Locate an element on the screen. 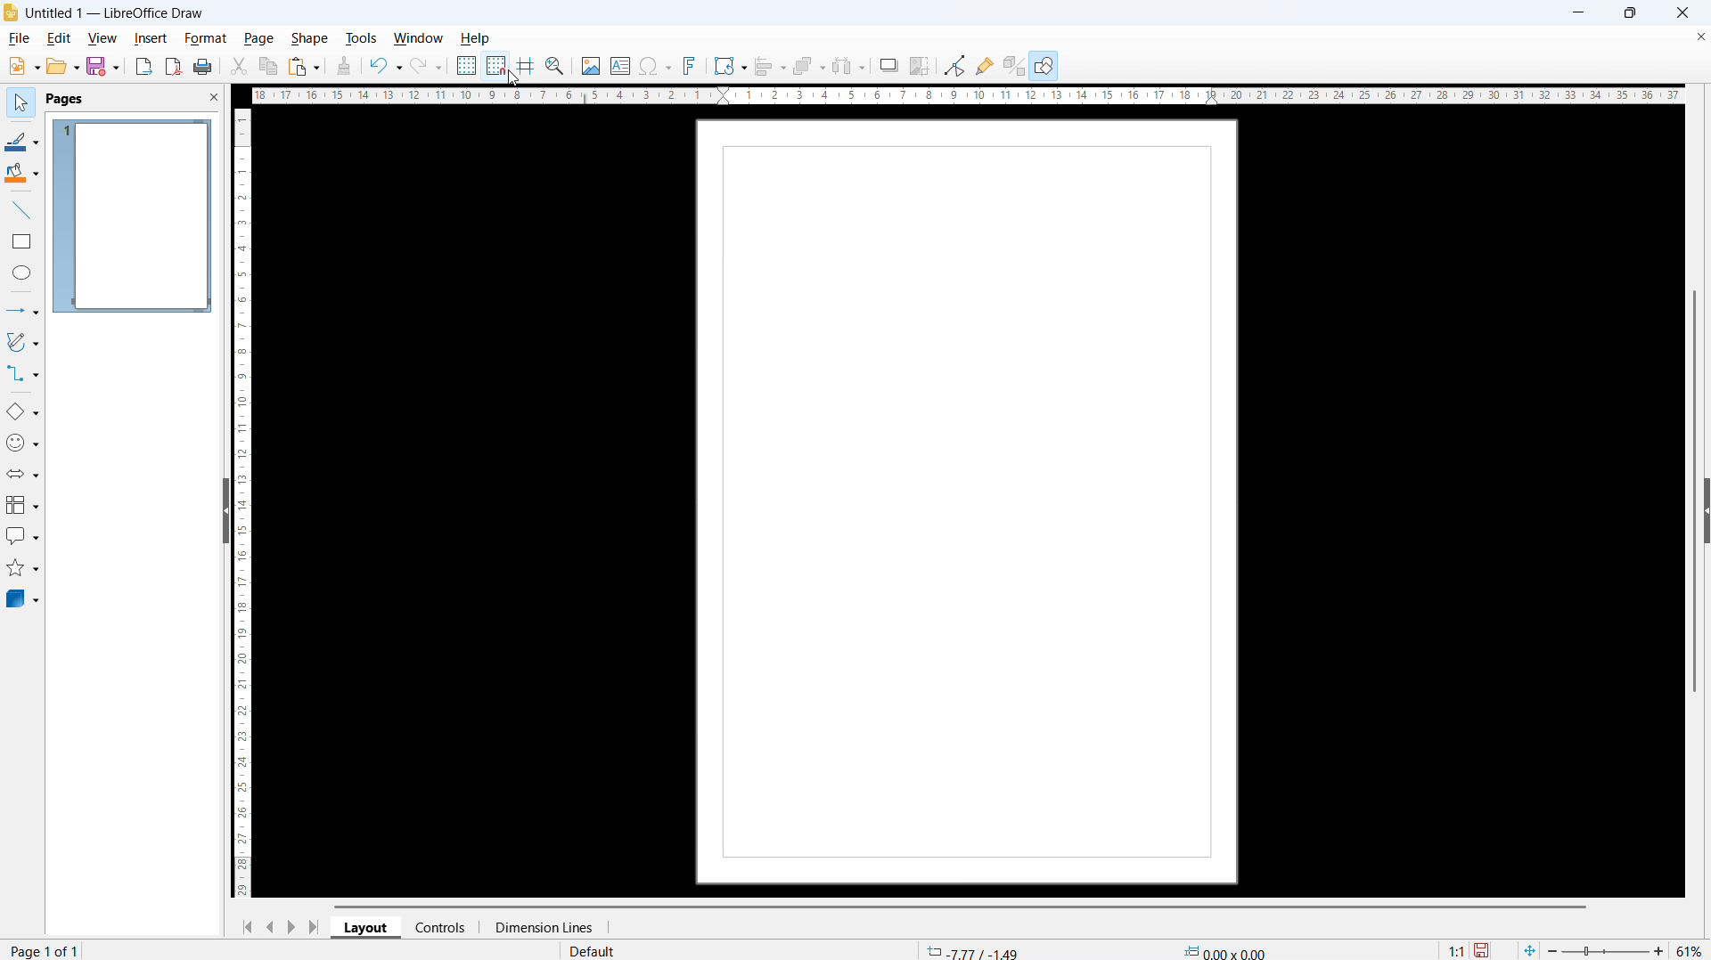  Insert symbols  is located at coordinates (658, 65).